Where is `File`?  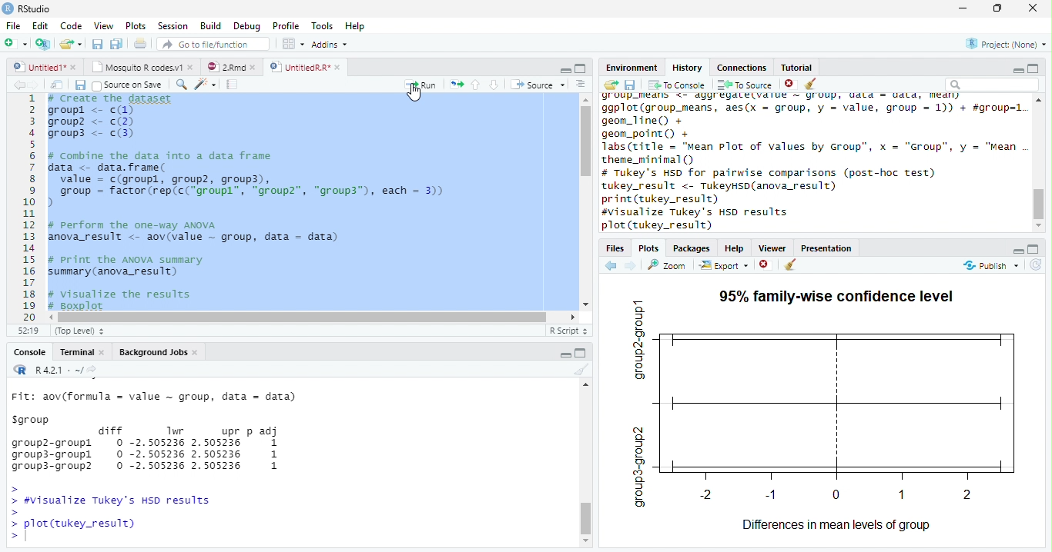
File is located at coordinates (12, 24).